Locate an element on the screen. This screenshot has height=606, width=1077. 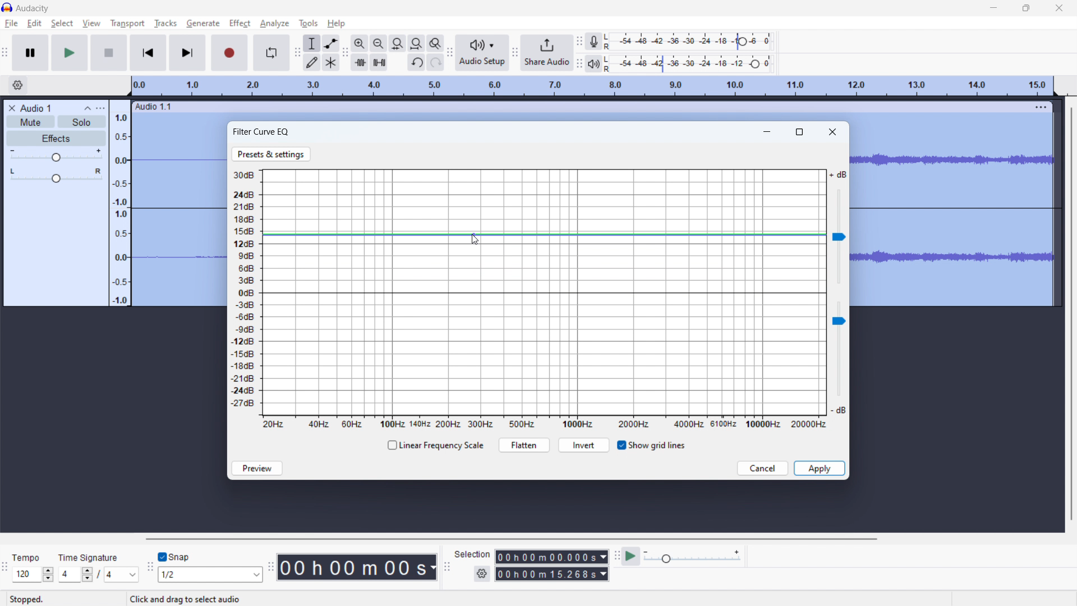
1/2 (select snapping) is located at coordinates (211, 574).